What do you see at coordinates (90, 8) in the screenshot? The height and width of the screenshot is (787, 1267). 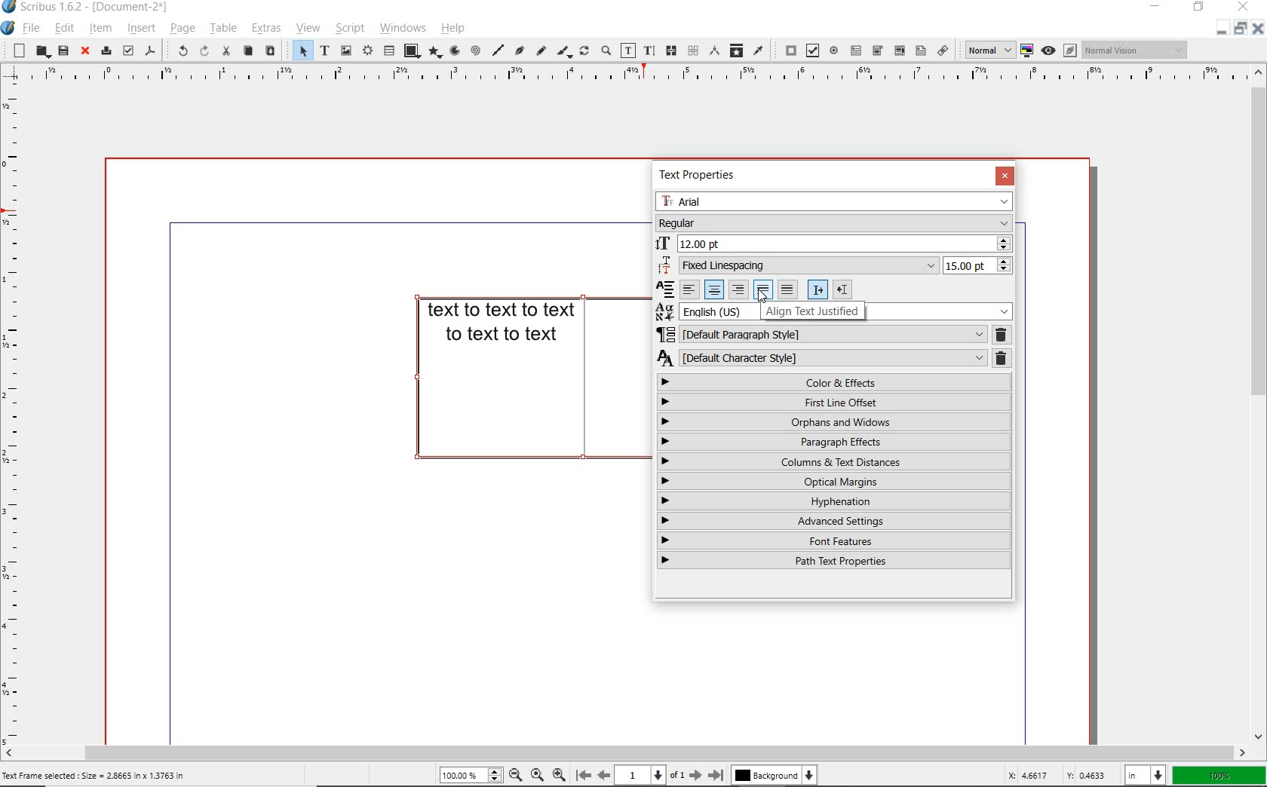 I see ` Scribus 1.6.2 - (Document-2*)` at bounding box center [90, 8].